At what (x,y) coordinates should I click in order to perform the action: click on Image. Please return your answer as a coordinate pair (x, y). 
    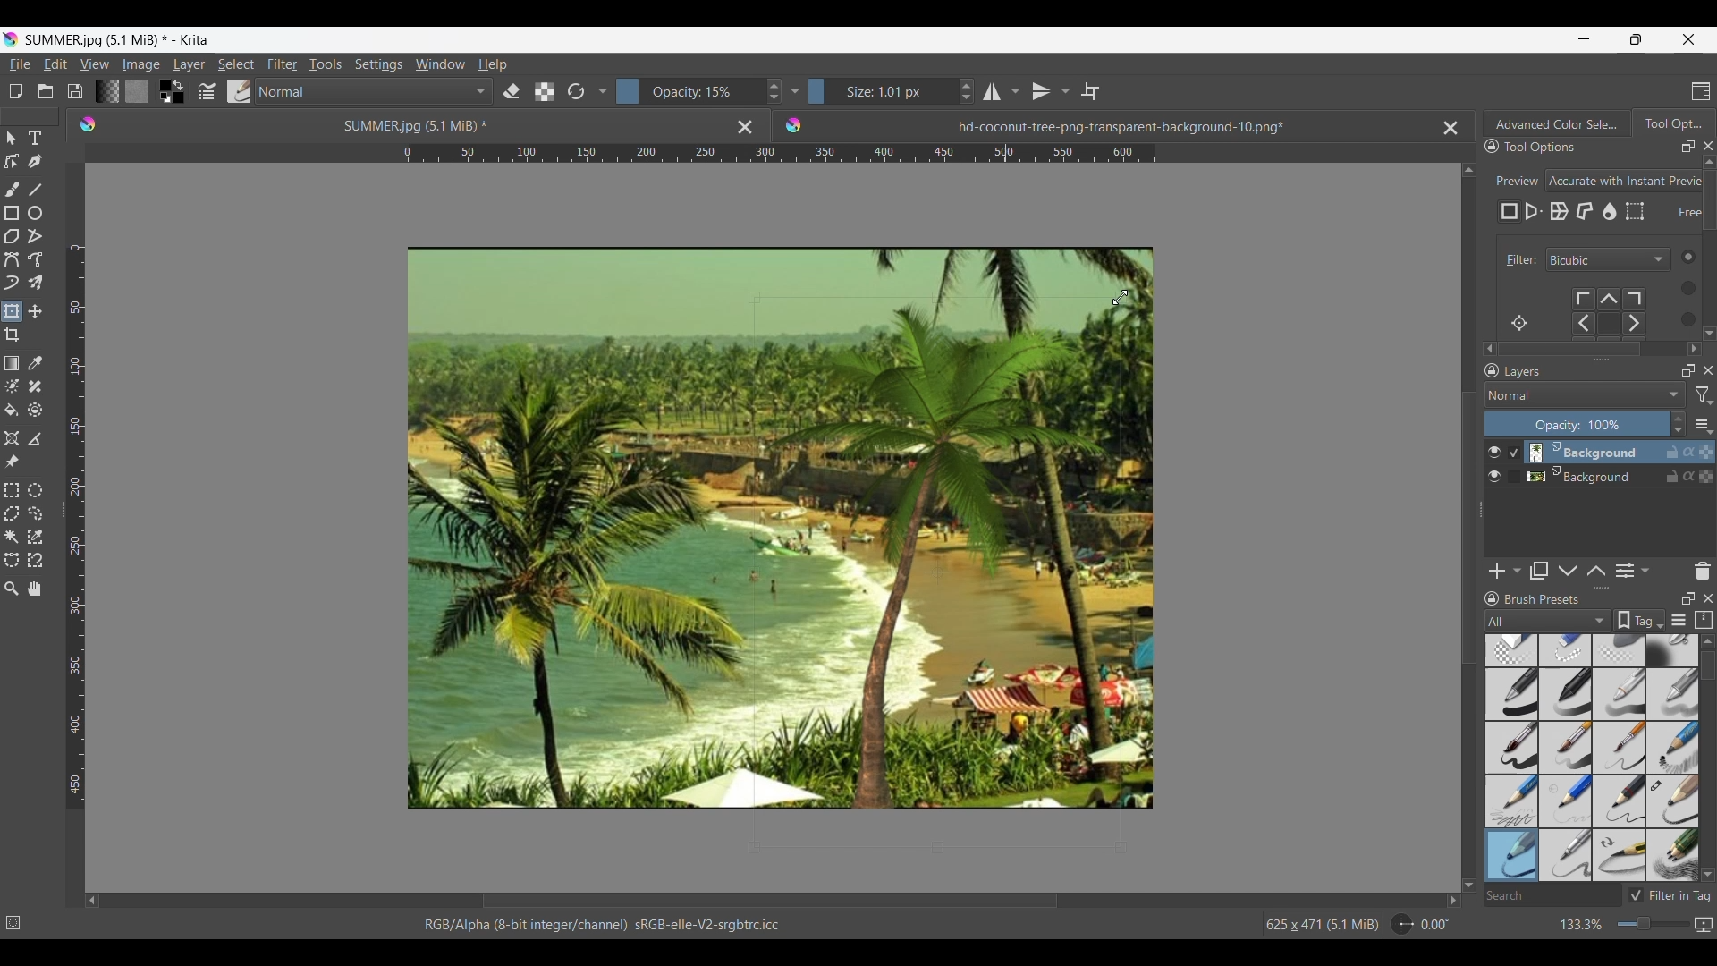
    Looking at the image, I should click on (140, 64).